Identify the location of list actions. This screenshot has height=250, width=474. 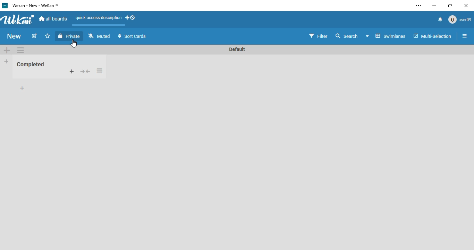
(99, 70).